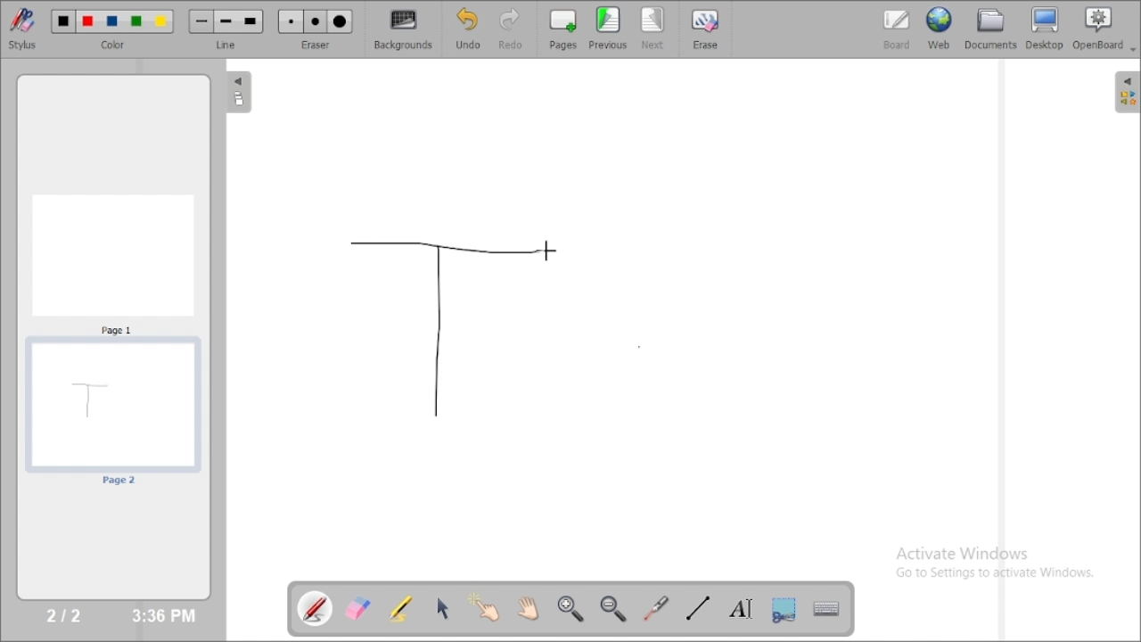 This screenshot has height=642, width=1141. What do you see at coordinates (1104, 29) in the screenshot?
I see `openboard` at bounding box center [1104, 29].